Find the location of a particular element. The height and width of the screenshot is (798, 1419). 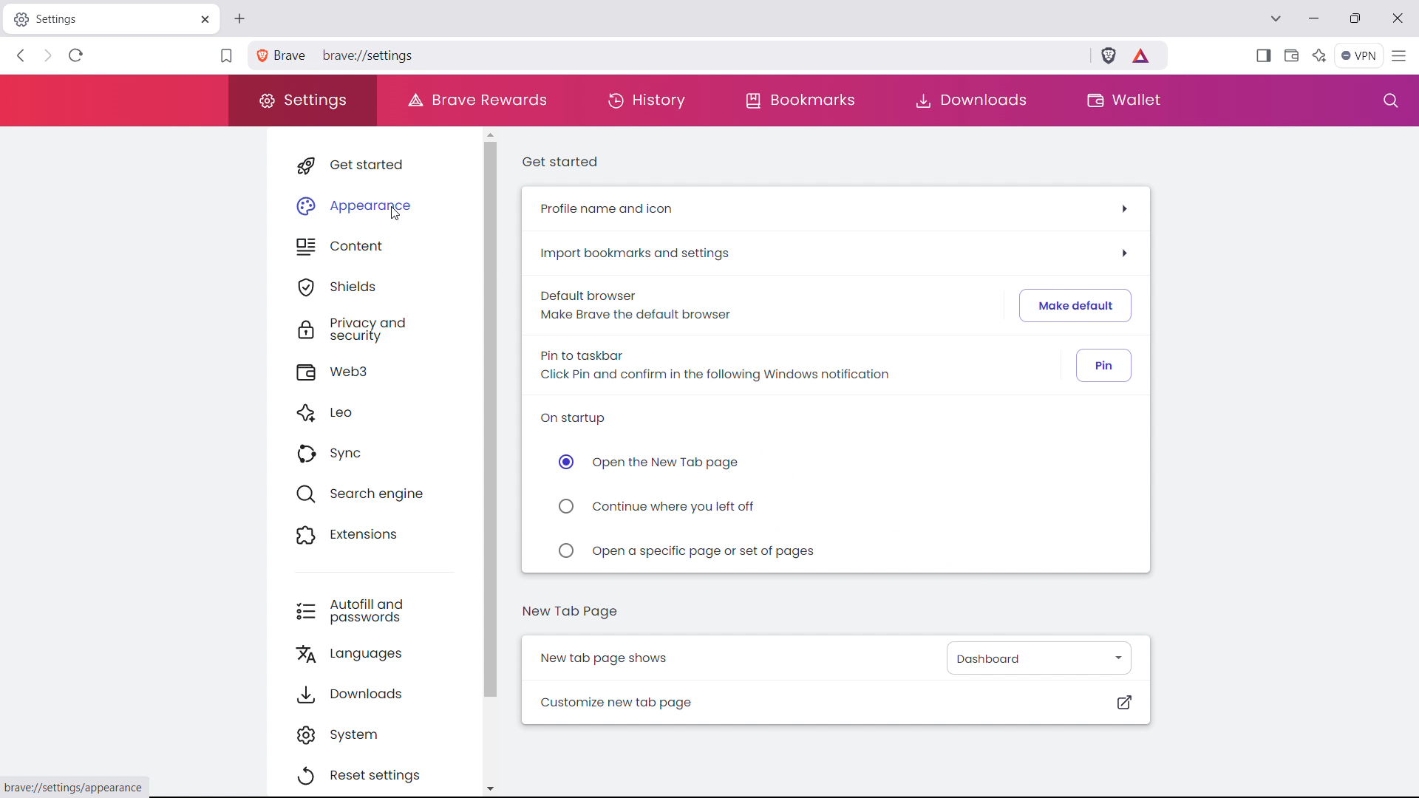

open a specific page or set of pages is located at coordinates (687, 550).